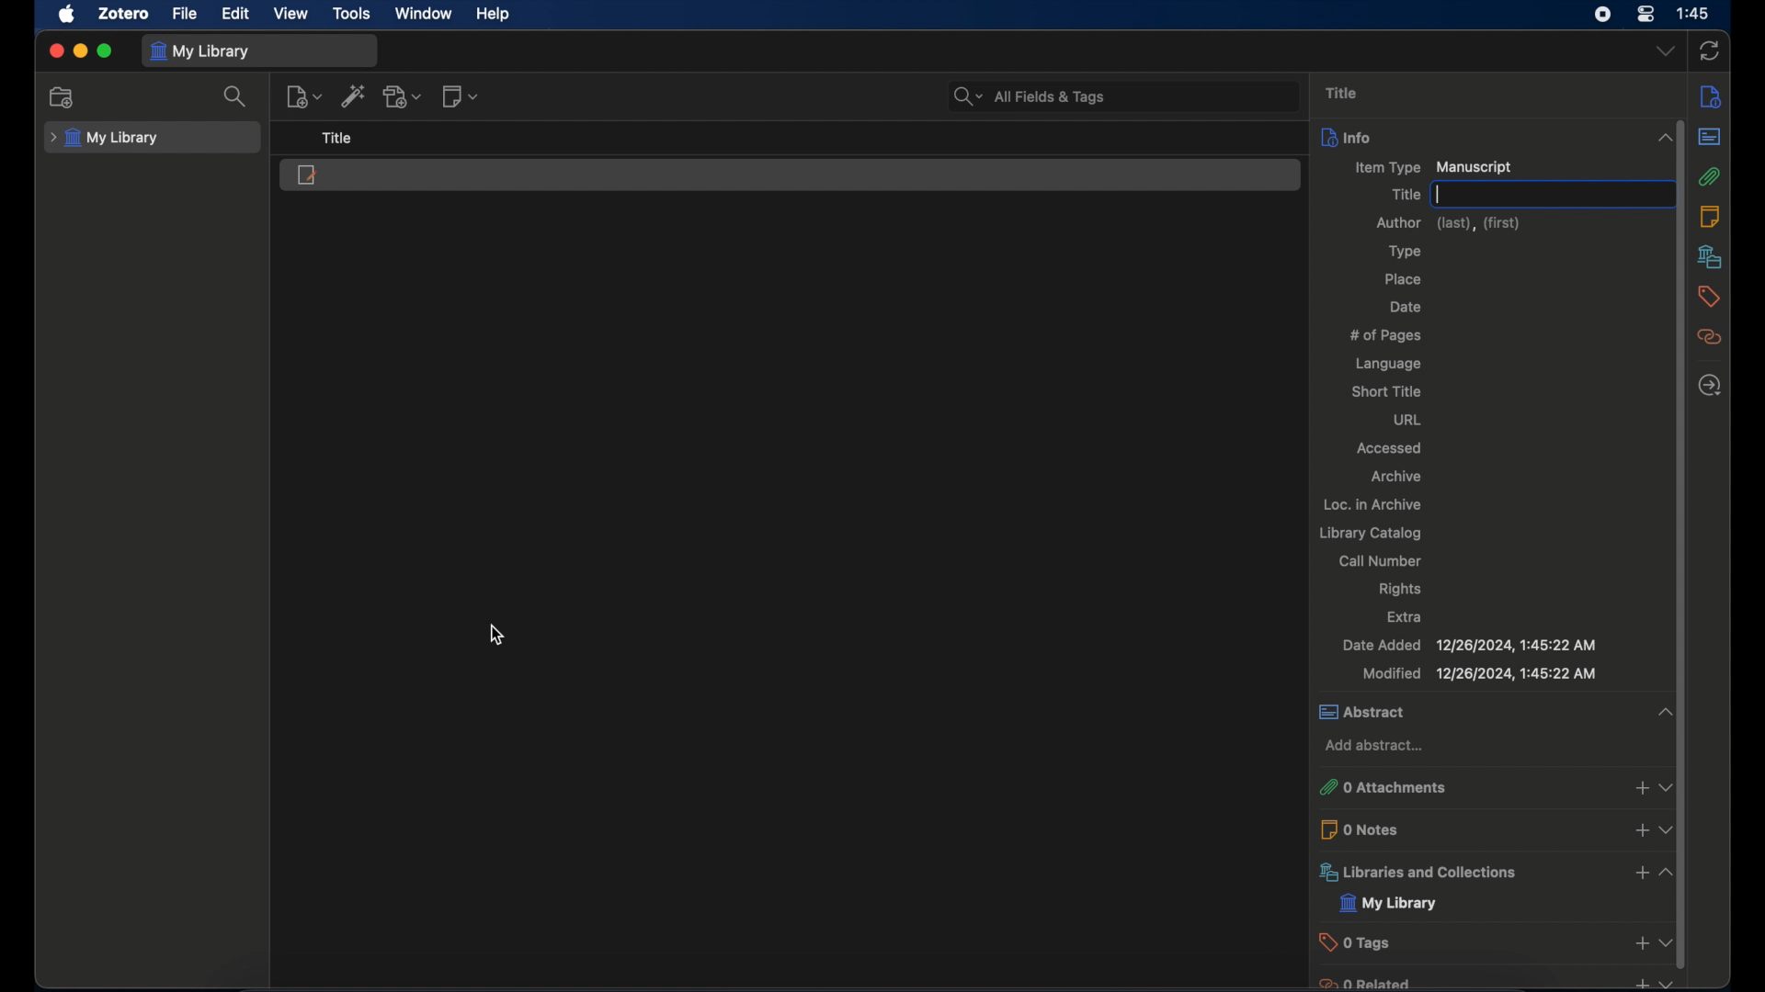 This screenshot has height=992, width=1765. I want to click on 1:45, so click(1694, 14).